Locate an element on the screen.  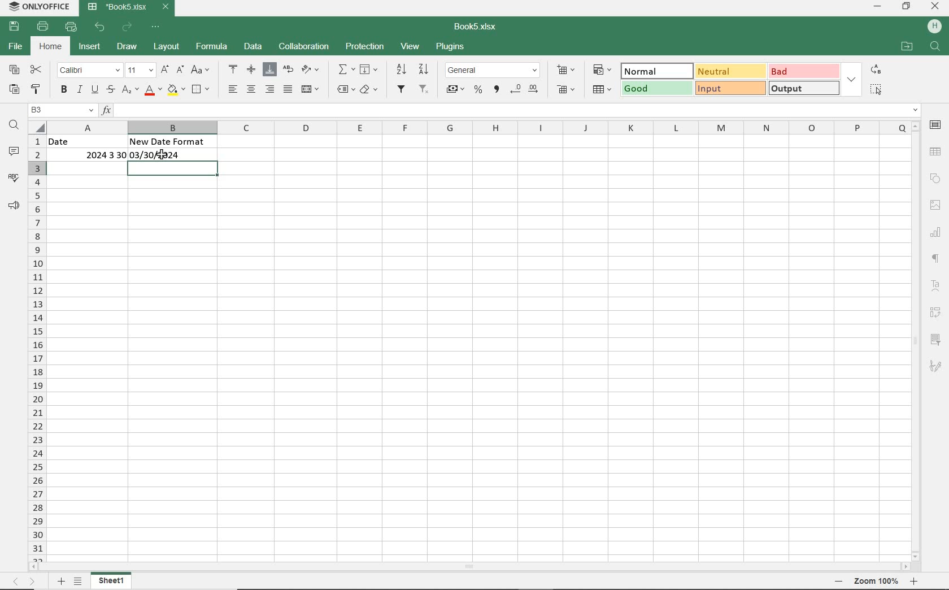
CHANGE CASE is located at coordinates (202, 71).